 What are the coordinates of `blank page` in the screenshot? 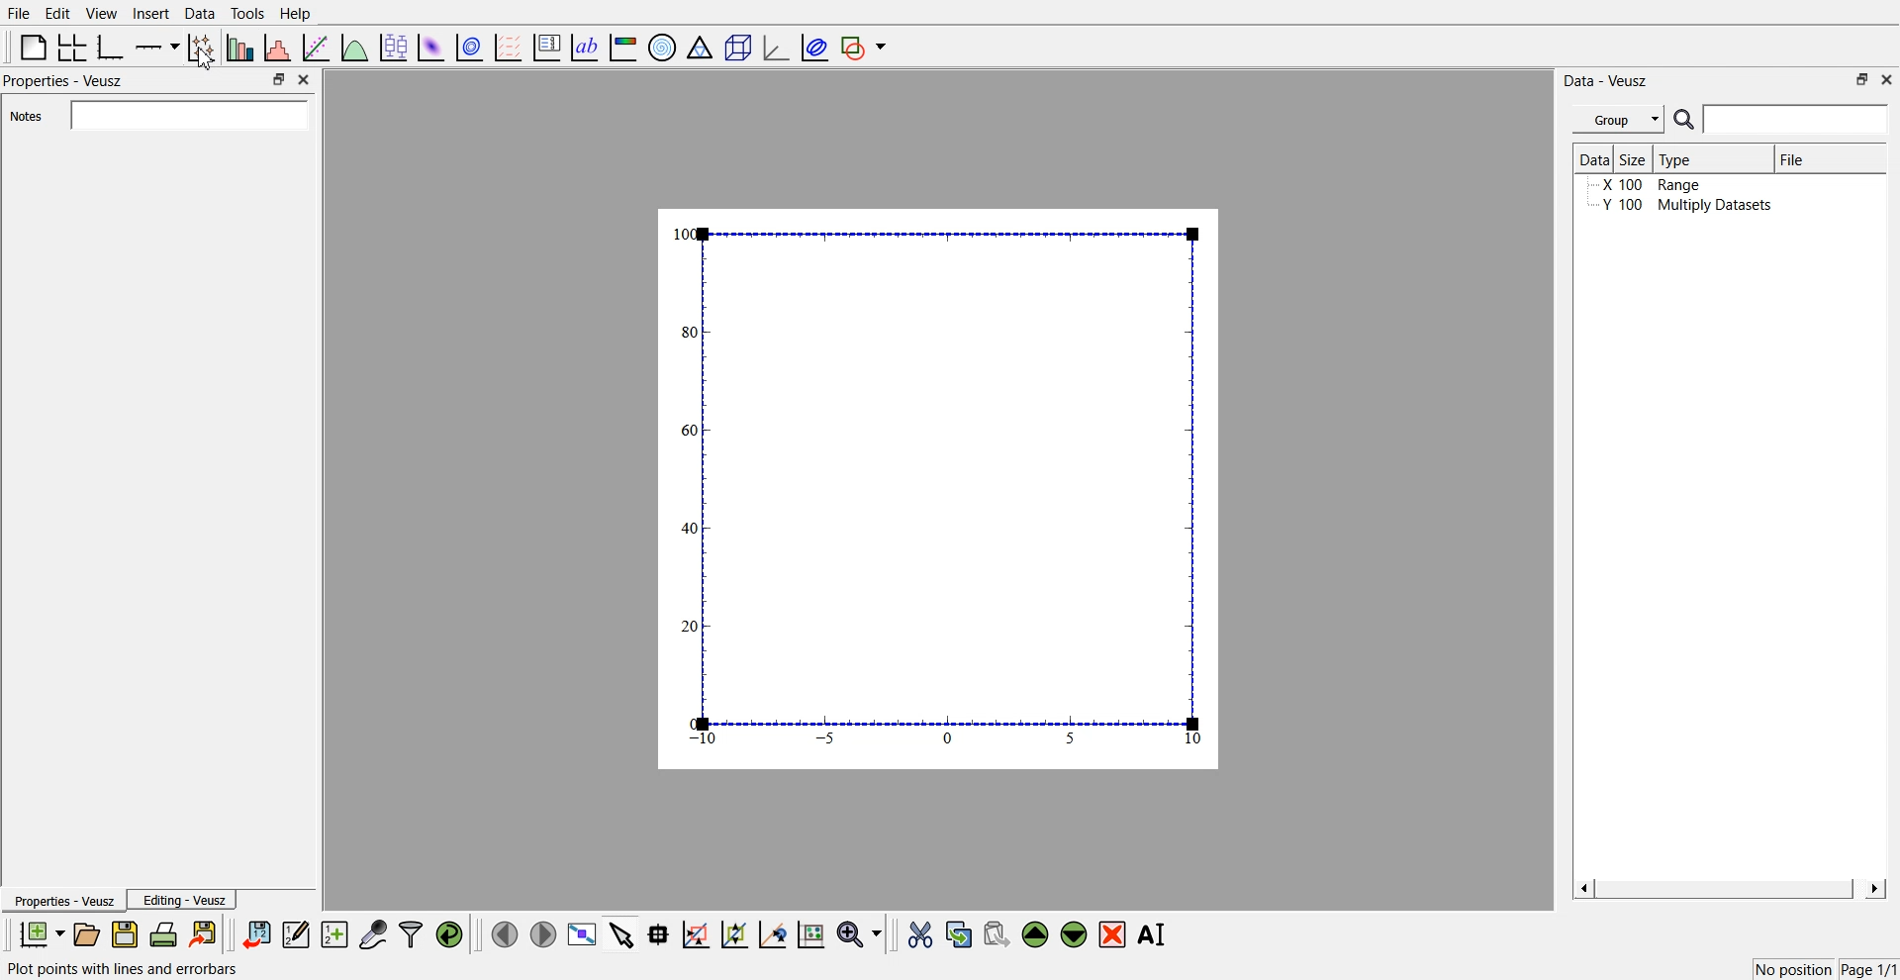 It's located at (29, 46).